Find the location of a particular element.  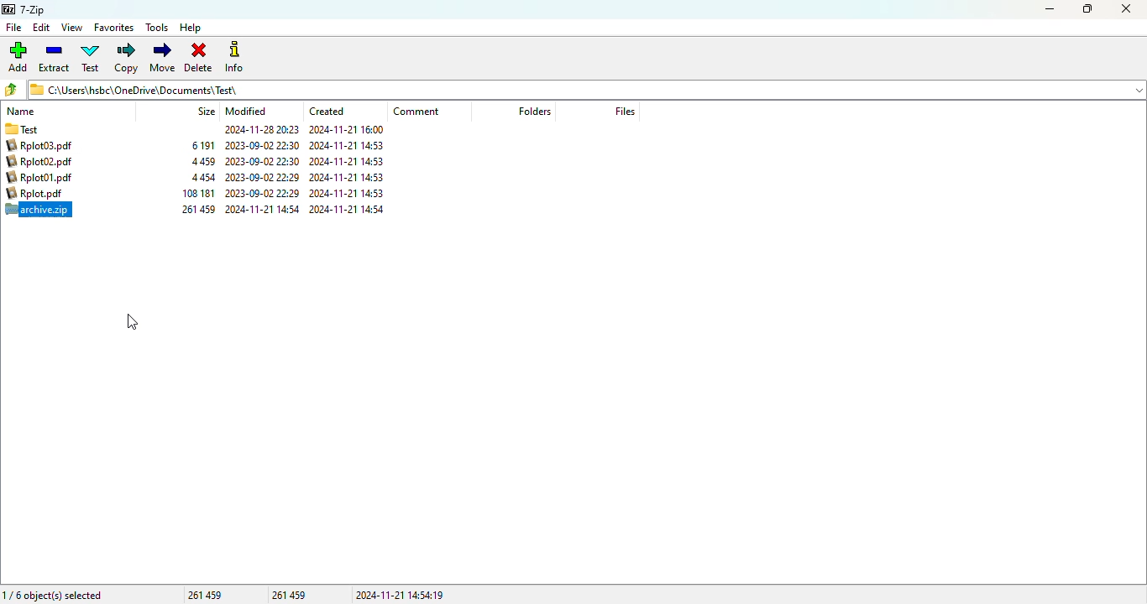

move is located at coordinates (163, 57).